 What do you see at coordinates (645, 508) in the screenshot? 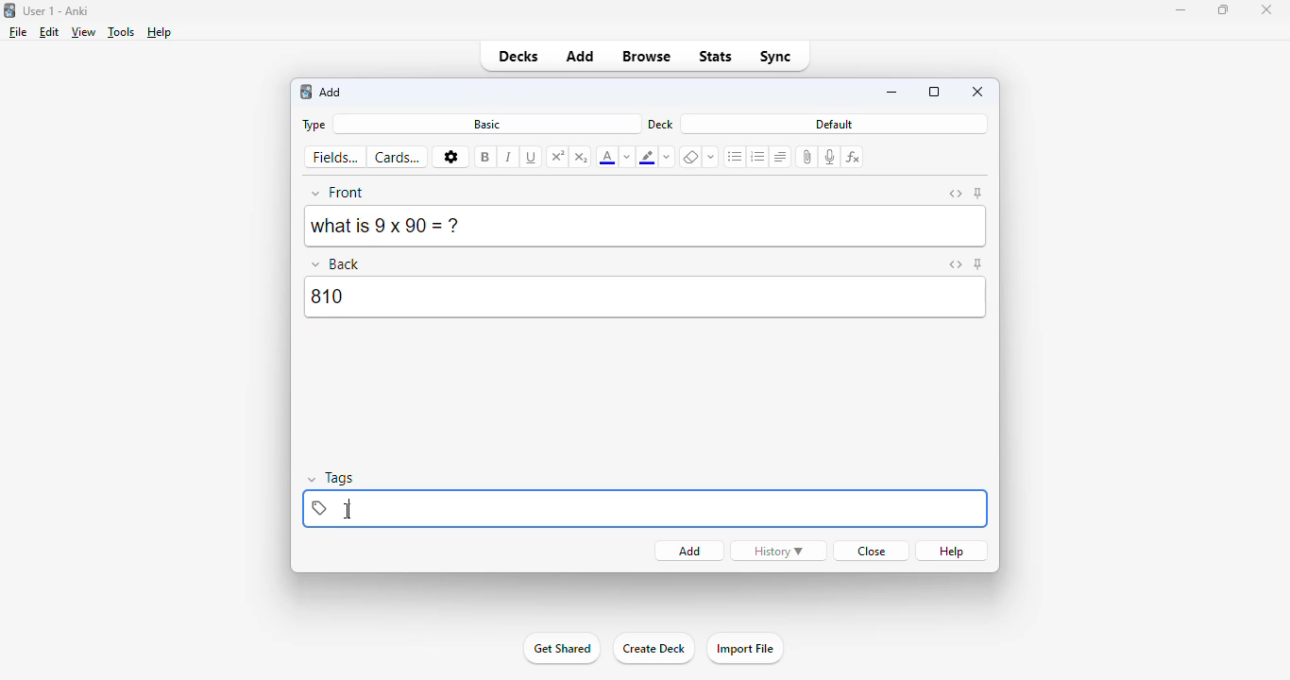
I see `adding tag` at bounding box center [645, 508].